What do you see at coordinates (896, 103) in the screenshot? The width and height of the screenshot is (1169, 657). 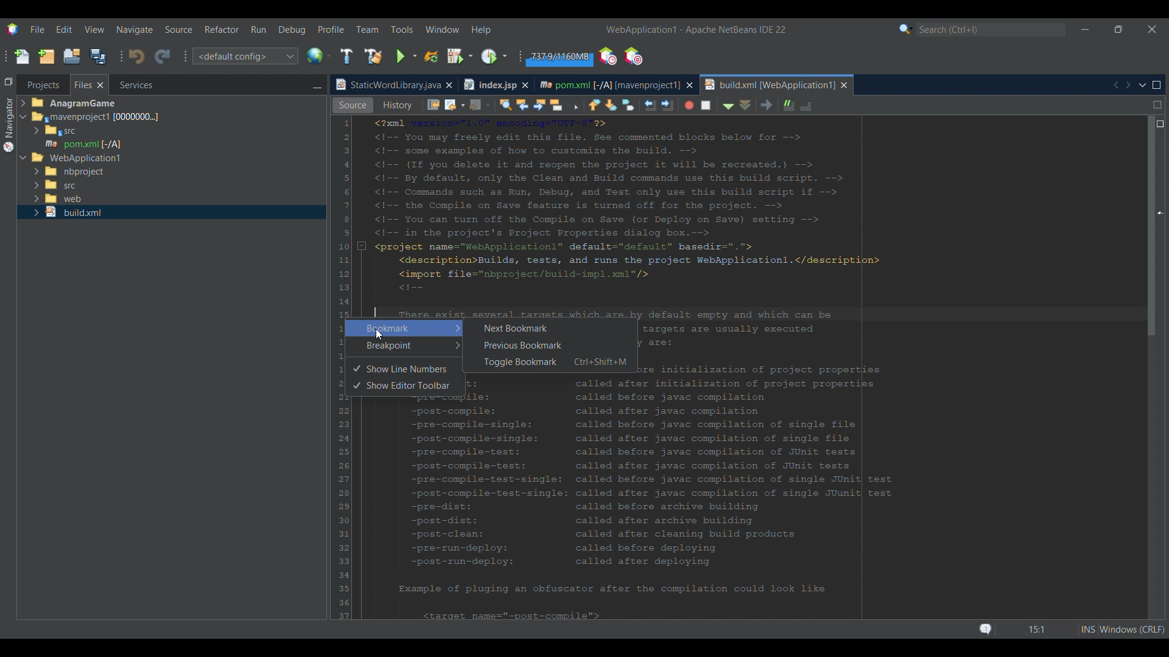 I see `Comment` at bounding box center [896, 103].